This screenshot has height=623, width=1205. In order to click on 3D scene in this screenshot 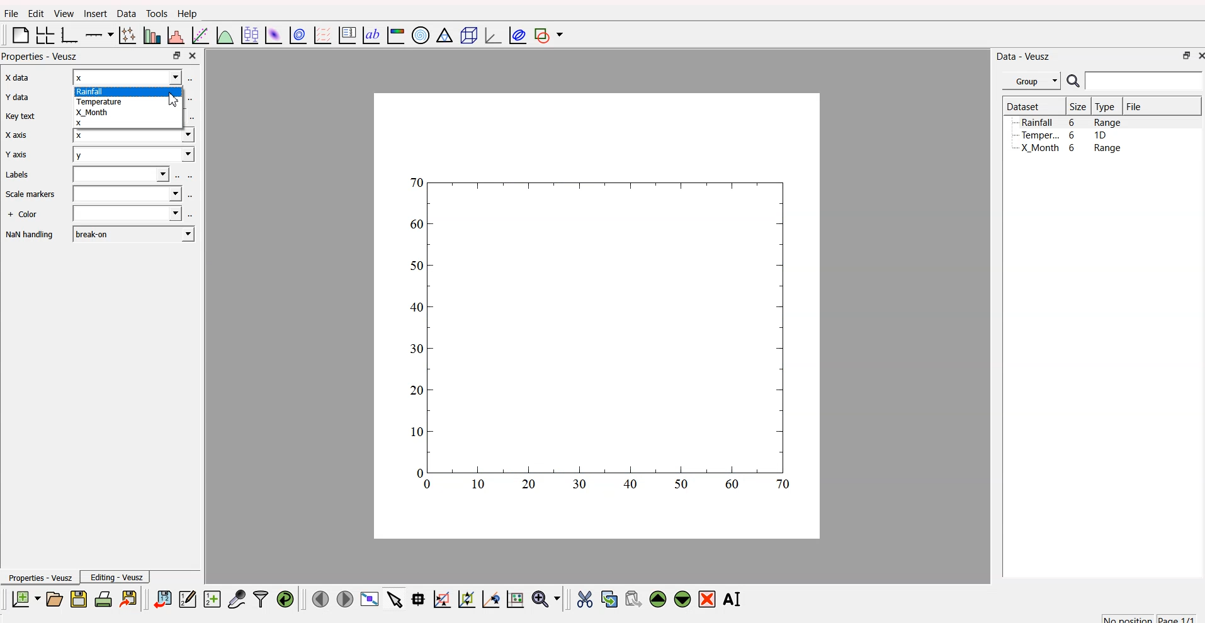, I will do `click(466, 35)`.